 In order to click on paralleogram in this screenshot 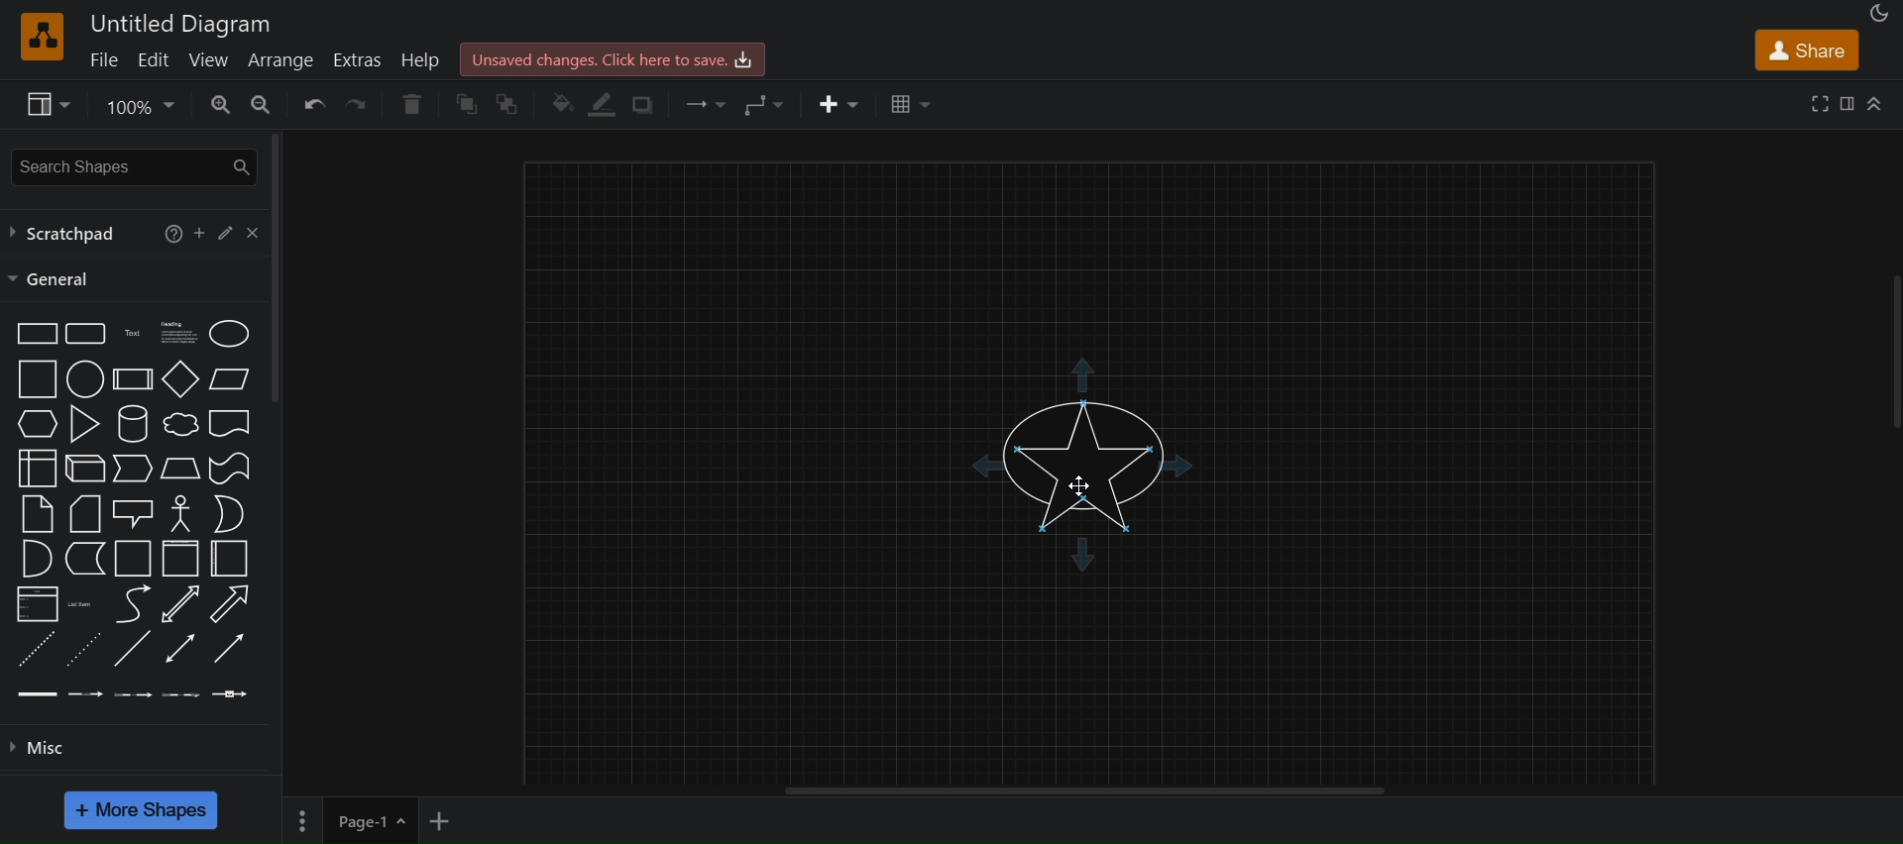, I will do `click(230, 377)`.